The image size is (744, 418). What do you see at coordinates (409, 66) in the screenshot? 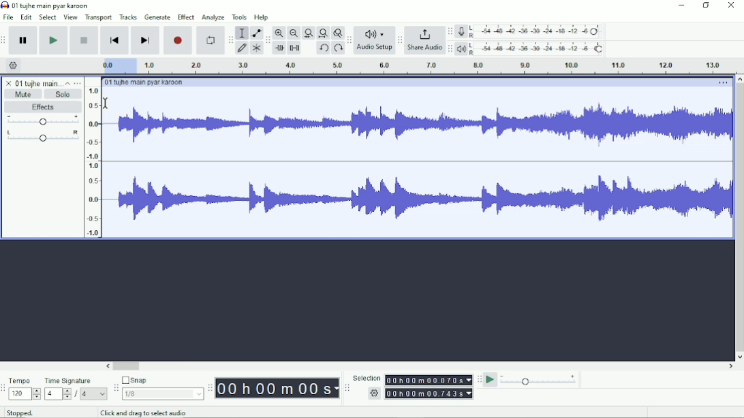
I see `Play duration` at bounding box center [409, 66].